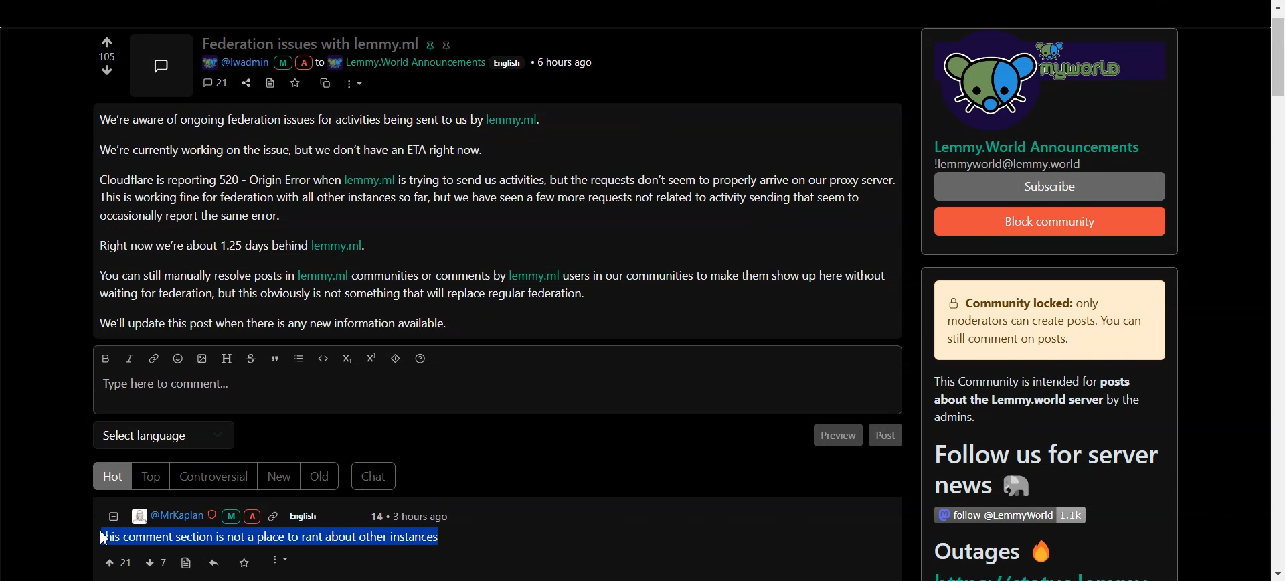  What do you see at coordinates (206, 516) in the screenshot?
I see `@MrKaplan` at bounding box center [206, 516].